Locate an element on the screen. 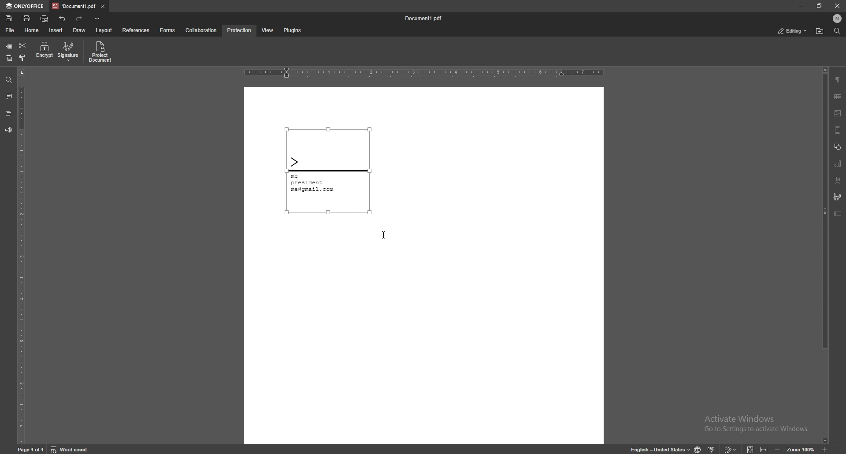 This screenshot has height=454, width=846. track changes is located at coordinates (729, 448).